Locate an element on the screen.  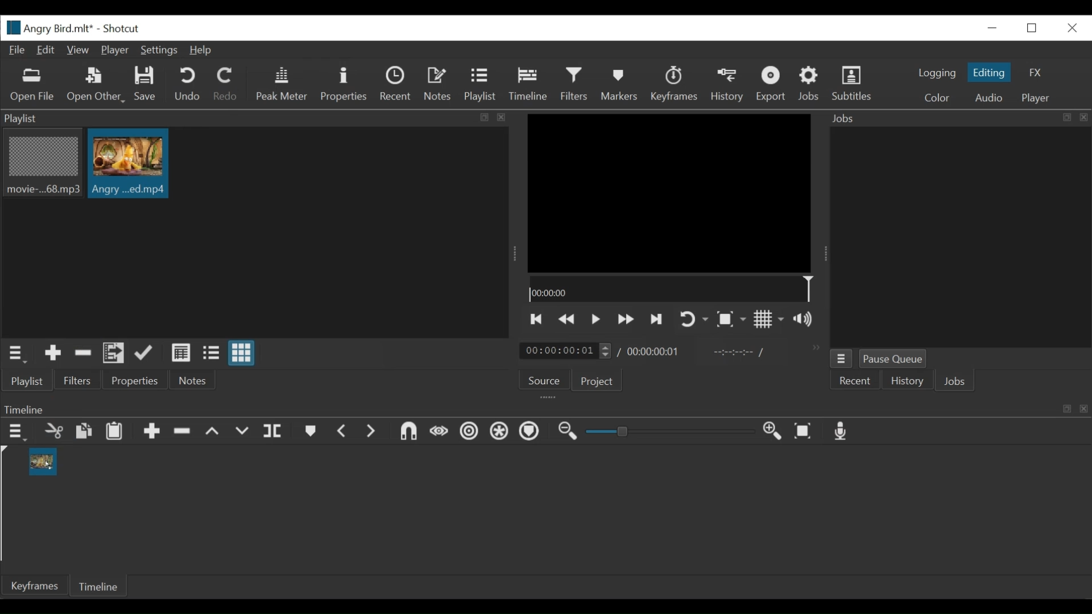
Project is located at coordinates (598, 381).